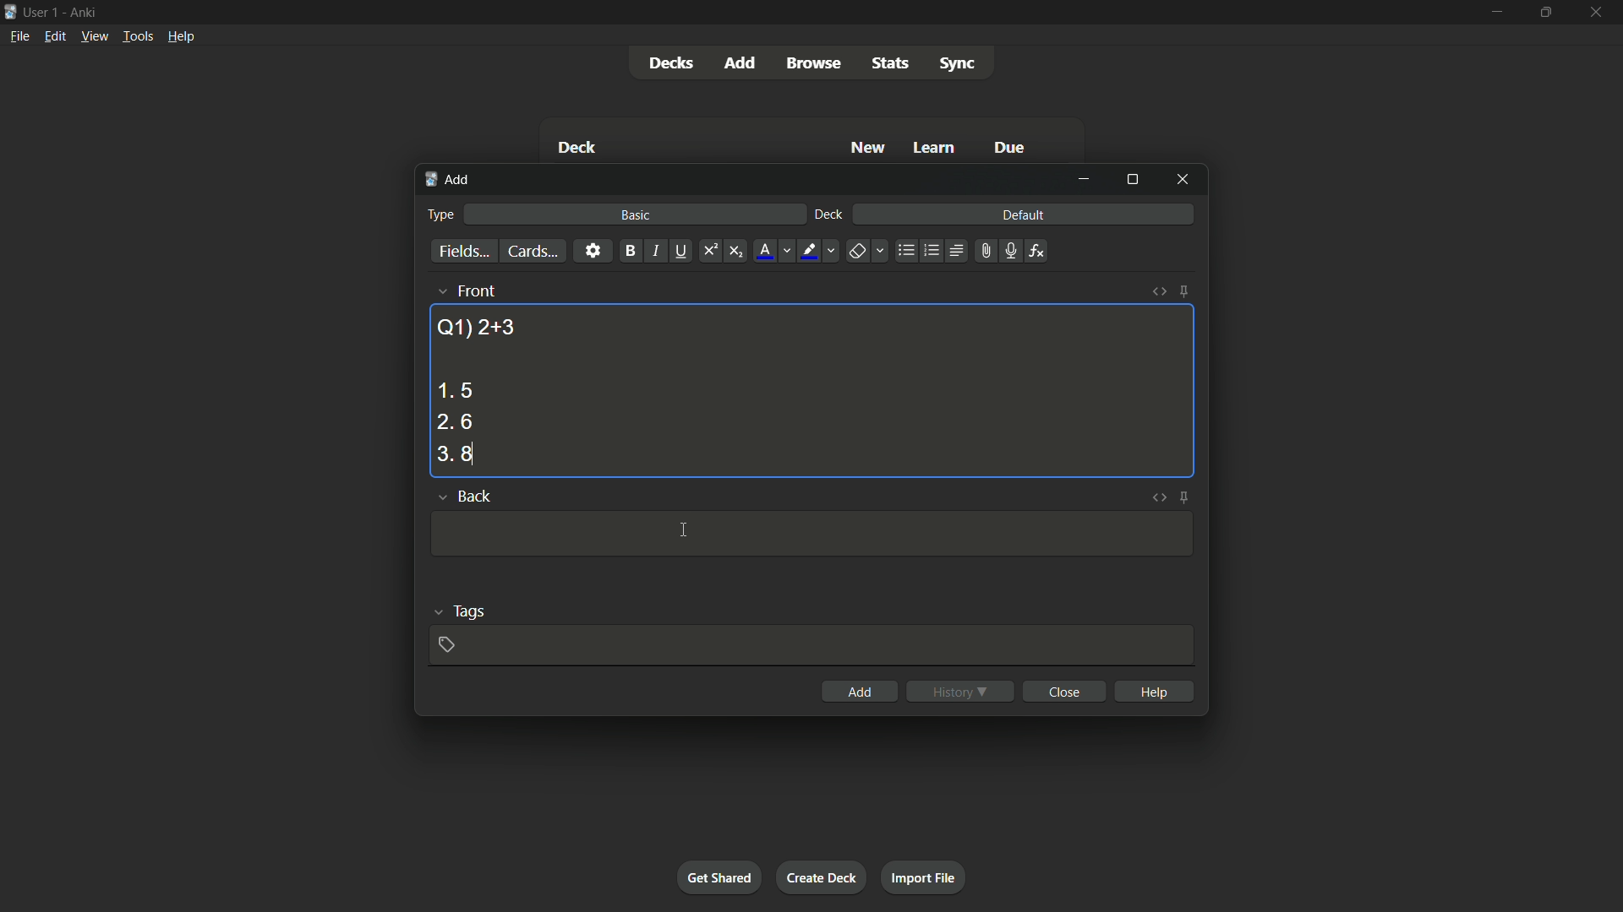 Image resolution: width=1623 pixels, height=912 pixels. I want to click on tags, so click(470, 610).